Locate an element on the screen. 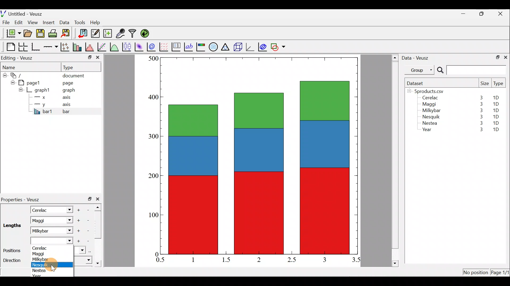 This screenshot has width=510, height=286. Milkybar is located at coordinates (430, 111).